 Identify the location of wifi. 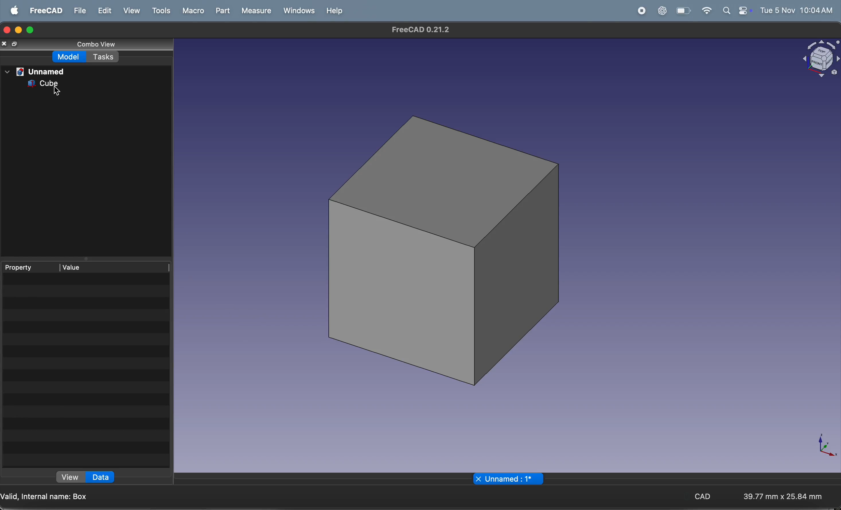
(683, 10).